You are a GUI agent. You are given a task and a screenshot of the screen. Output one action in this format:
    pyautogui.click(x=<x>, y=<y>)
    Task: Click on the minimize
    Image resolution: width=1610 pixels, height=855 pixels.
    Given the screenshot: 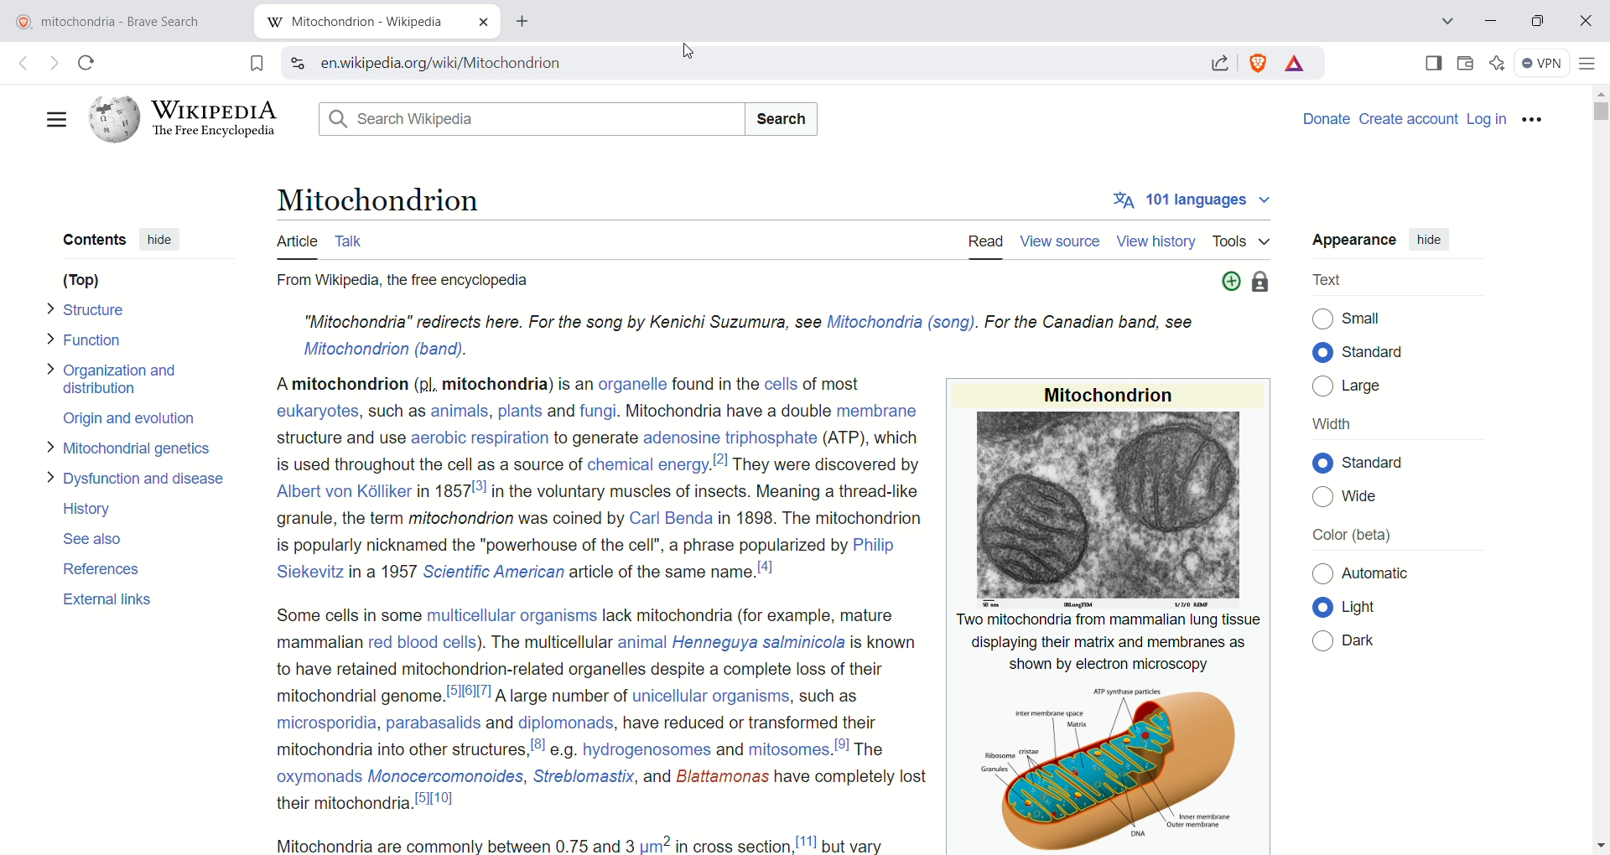 What is the action you would take?
    pyautogui.click(x=1492, y=23)
    